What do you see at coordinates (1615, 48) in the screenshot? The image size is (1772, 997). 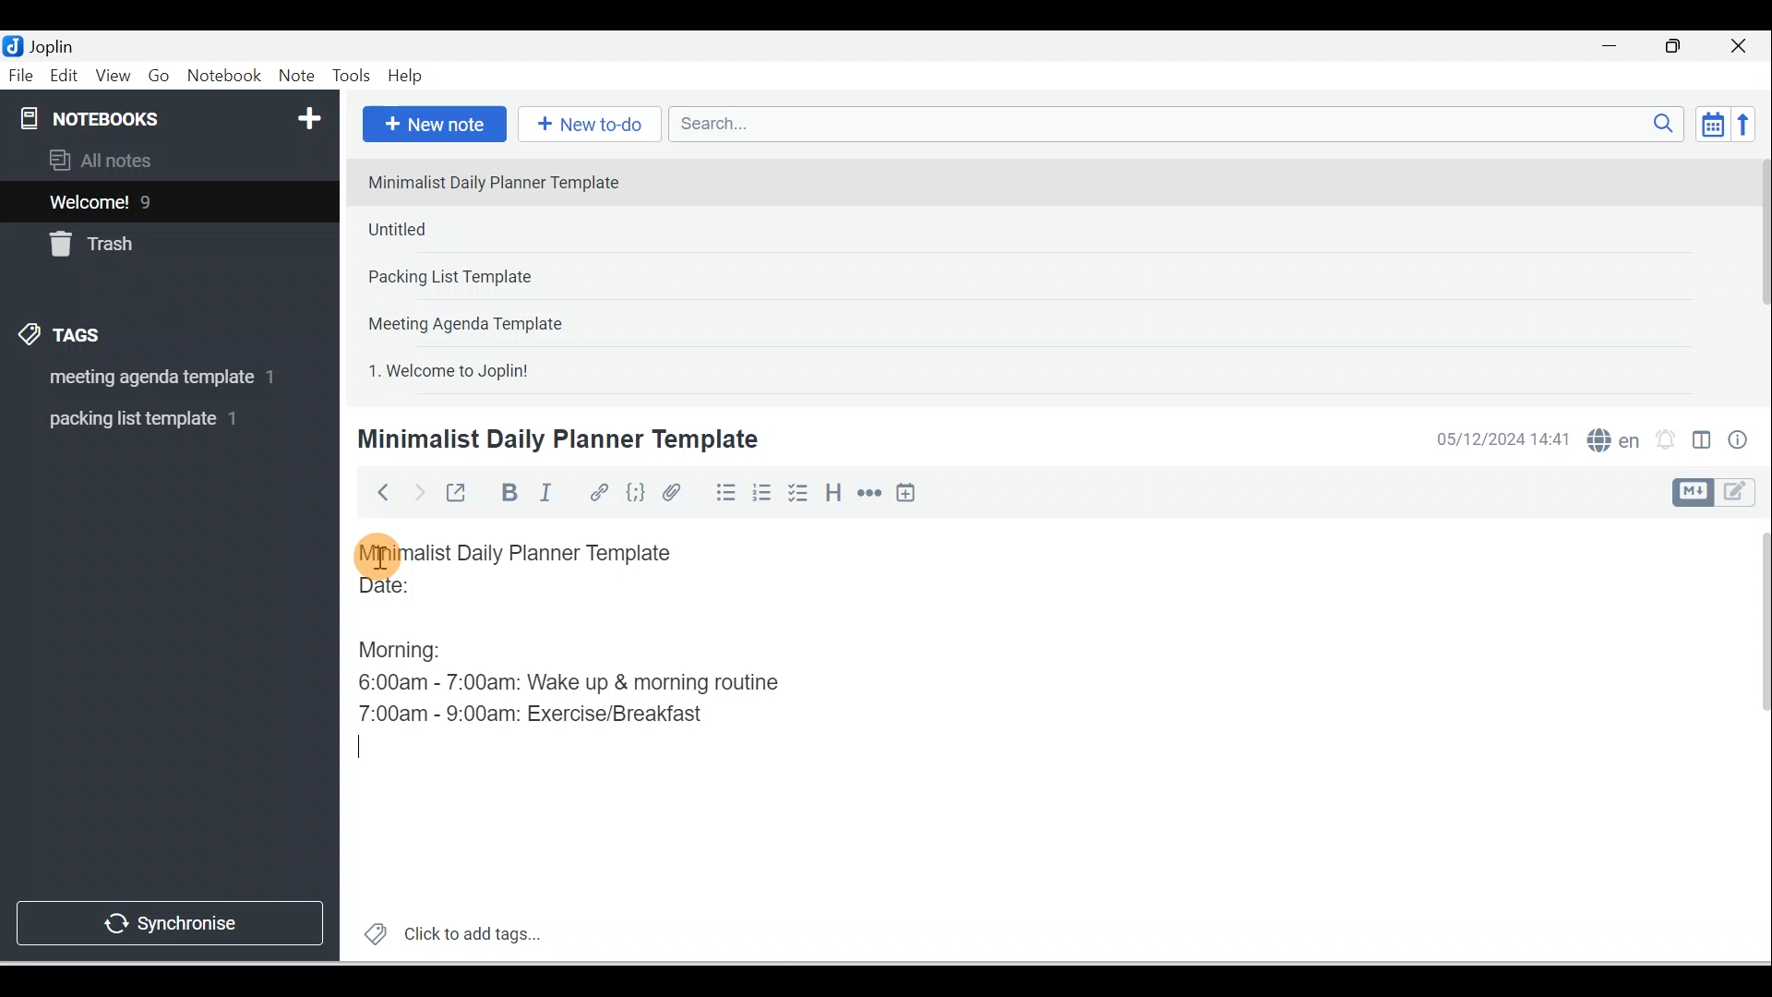 I see `Minimise` at bounding box center [1615, 48].